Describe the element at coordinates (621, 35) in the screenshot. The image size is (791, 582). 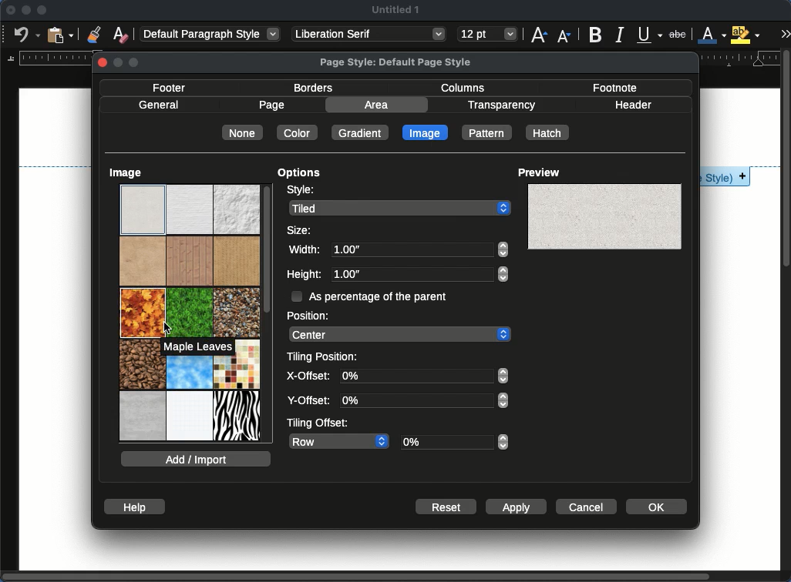
I see `italics` at that location.